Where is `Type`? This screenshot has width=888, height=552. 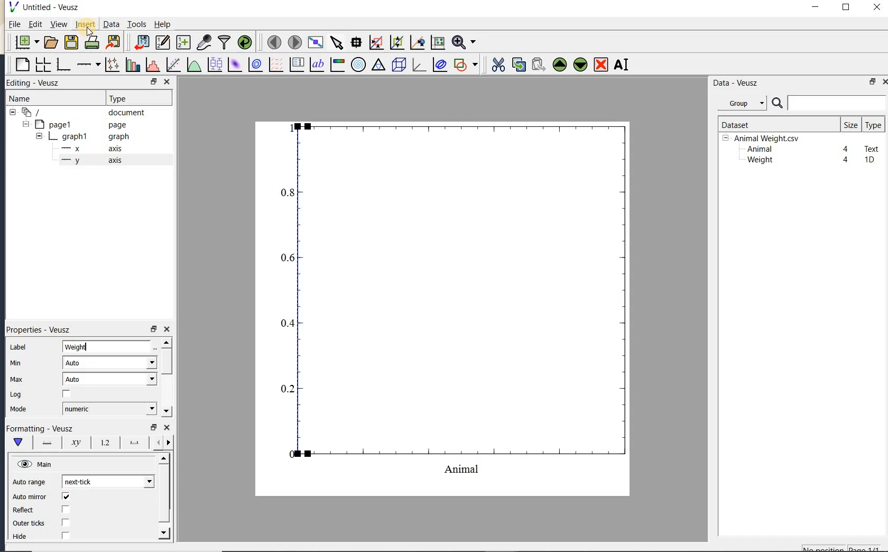
Type is located at coordinates (136, 97).